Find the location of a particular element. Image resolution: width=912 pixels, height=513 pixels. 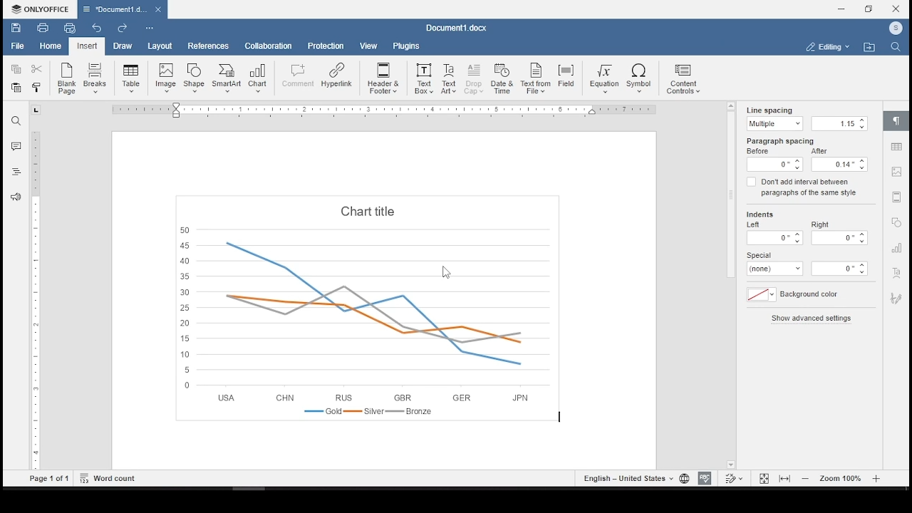

open file location is located at coordinates (869, 48).